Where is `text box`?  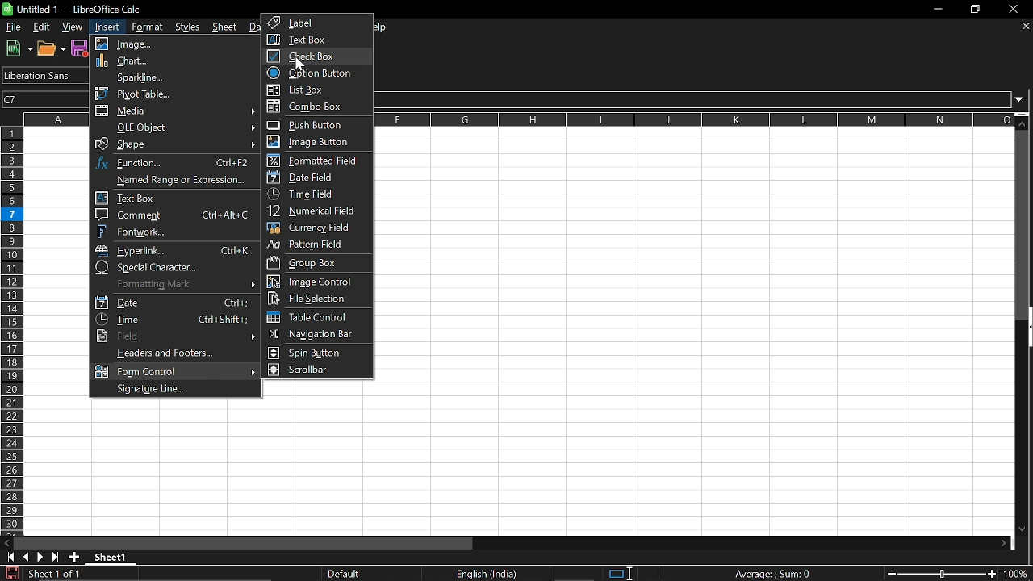
text box is located at coordinates (174, 198).